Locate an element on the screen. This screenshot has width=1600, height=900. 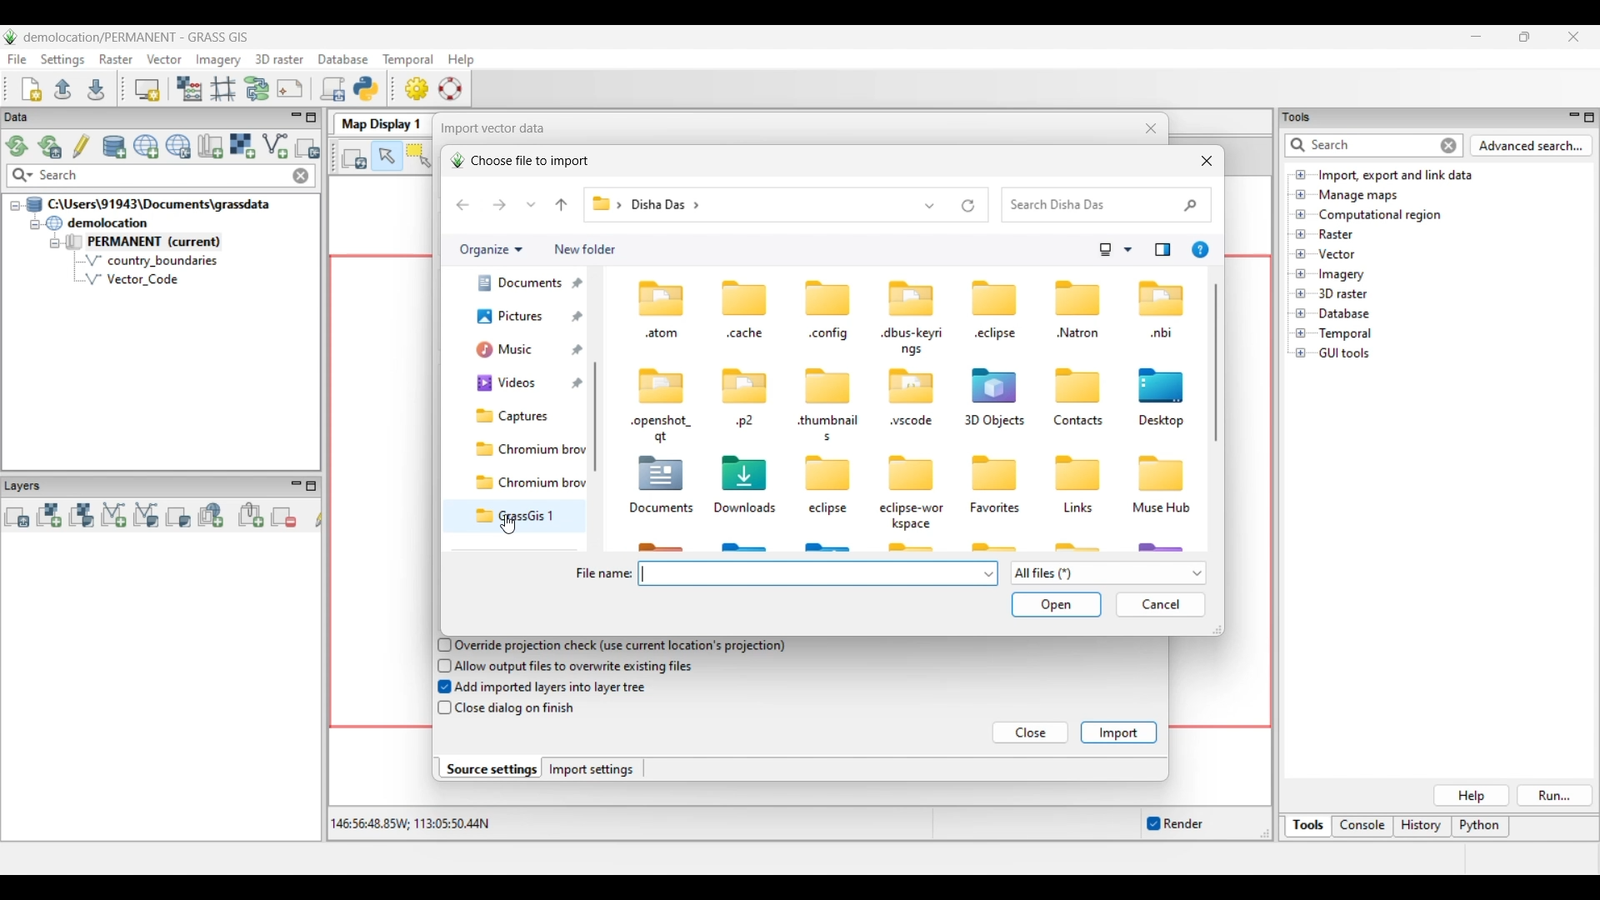
Quick slide to bottom is located at coordinates (595, 543).